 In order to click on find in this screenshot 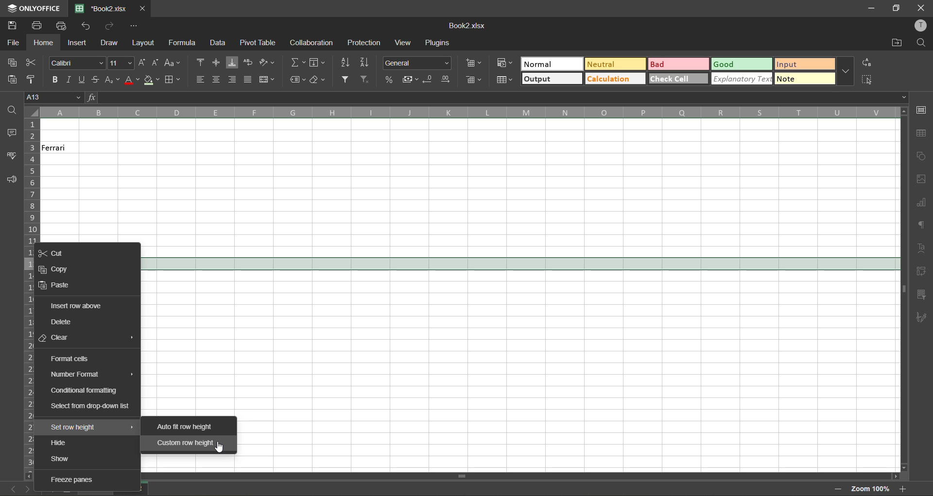, I will do `click(922, 43)`.